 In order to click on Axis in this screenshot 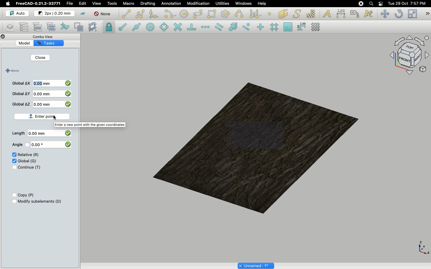, I will do `click(422, 247)`.